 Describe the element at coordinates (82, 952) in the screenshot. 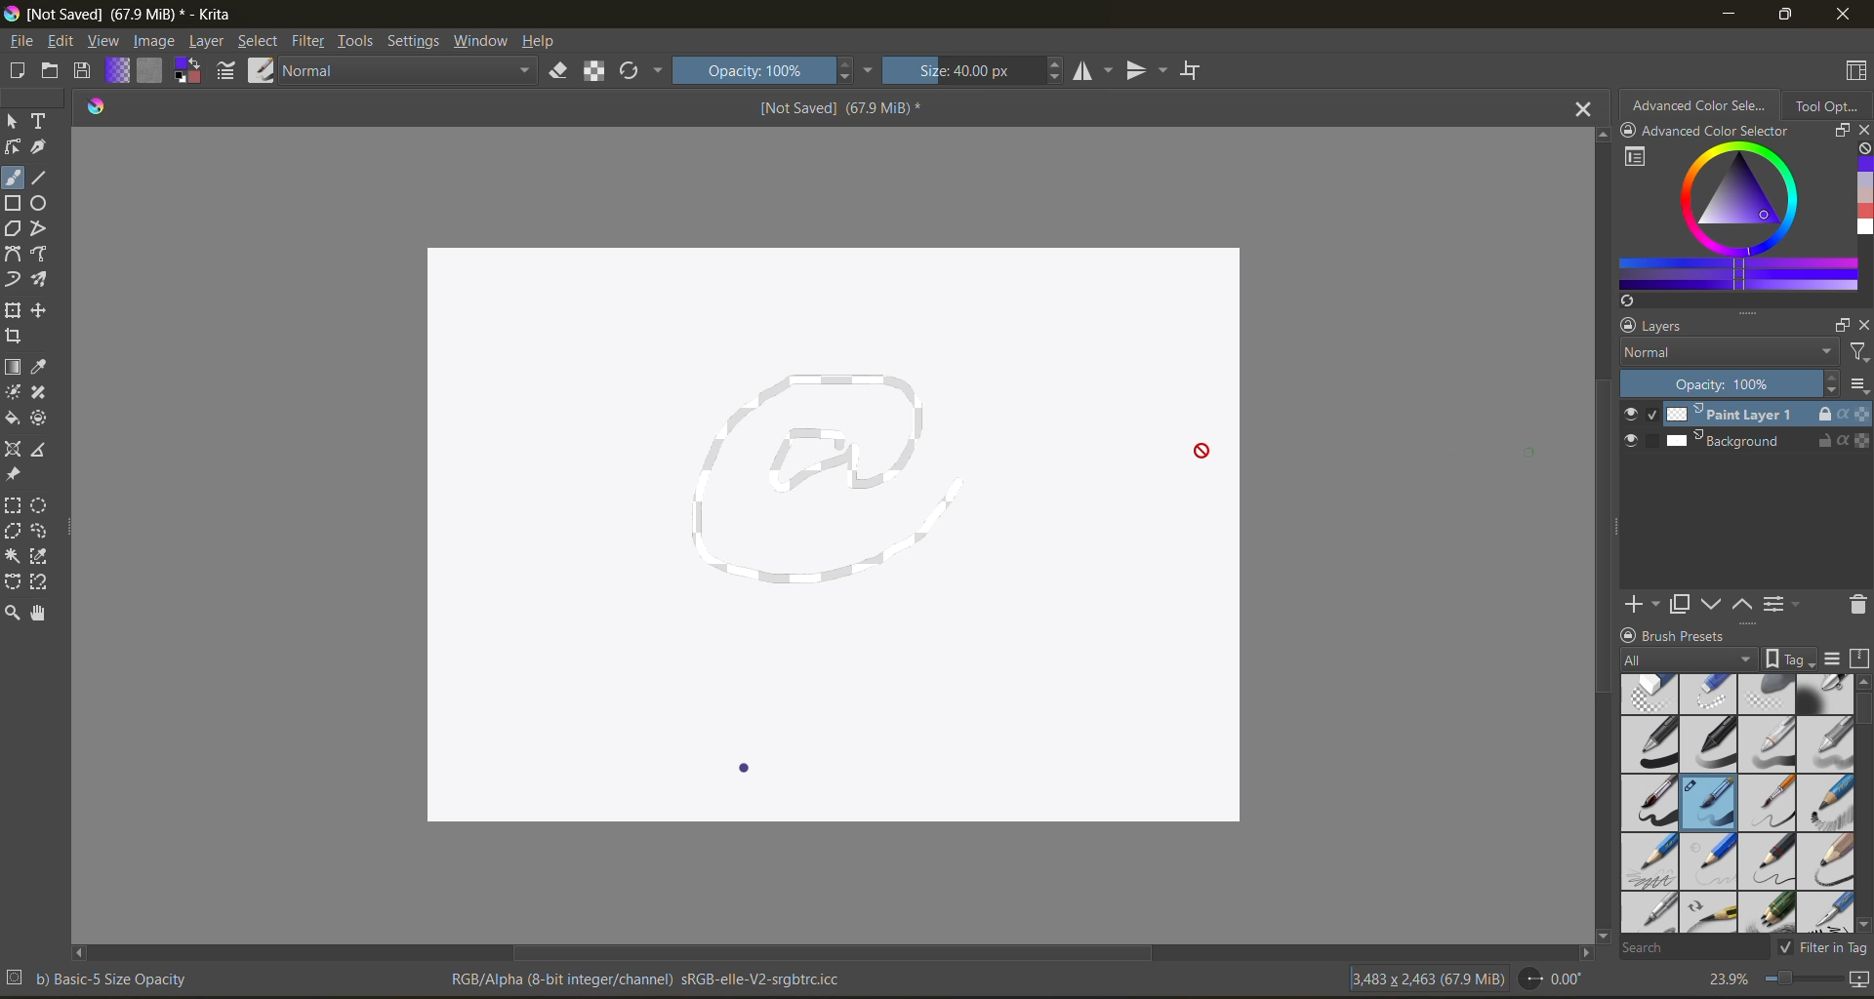

I see `scroll right` at that location.